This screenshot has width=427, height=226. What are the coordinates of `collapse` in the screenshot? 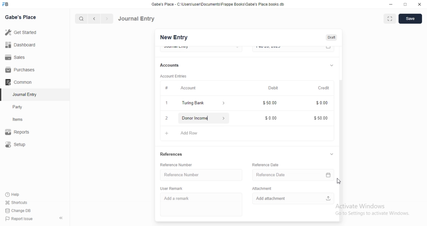 It's located at (332, 155).